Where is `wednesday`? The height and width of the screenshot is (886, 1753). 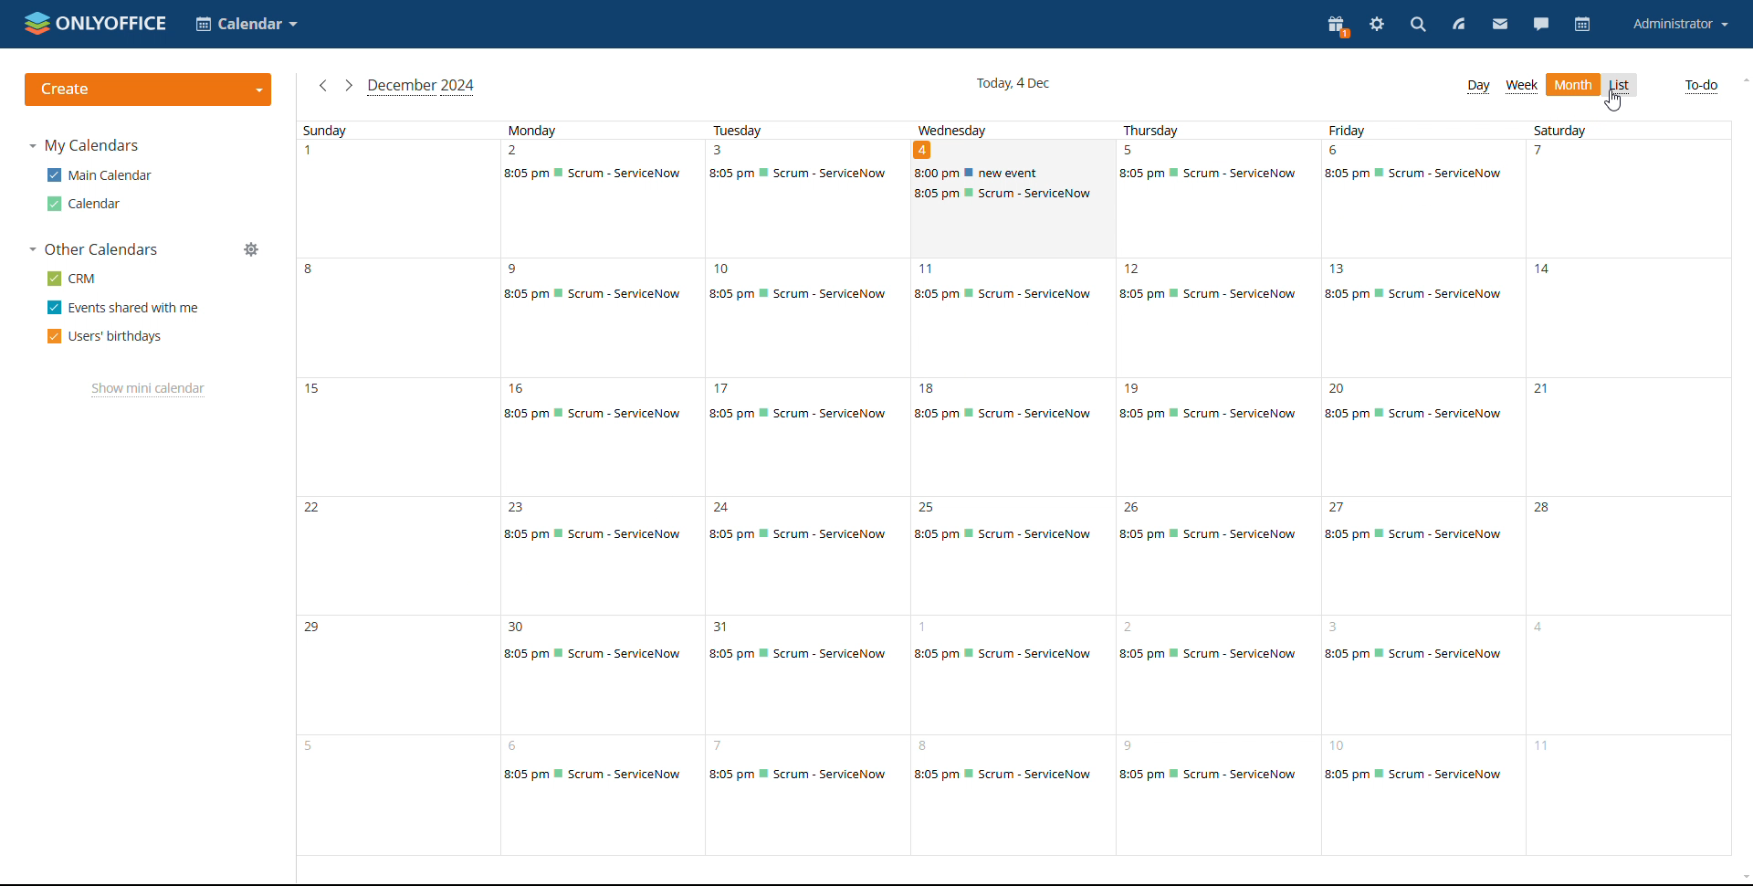 wednesday is located at coordinates (1000, 127).